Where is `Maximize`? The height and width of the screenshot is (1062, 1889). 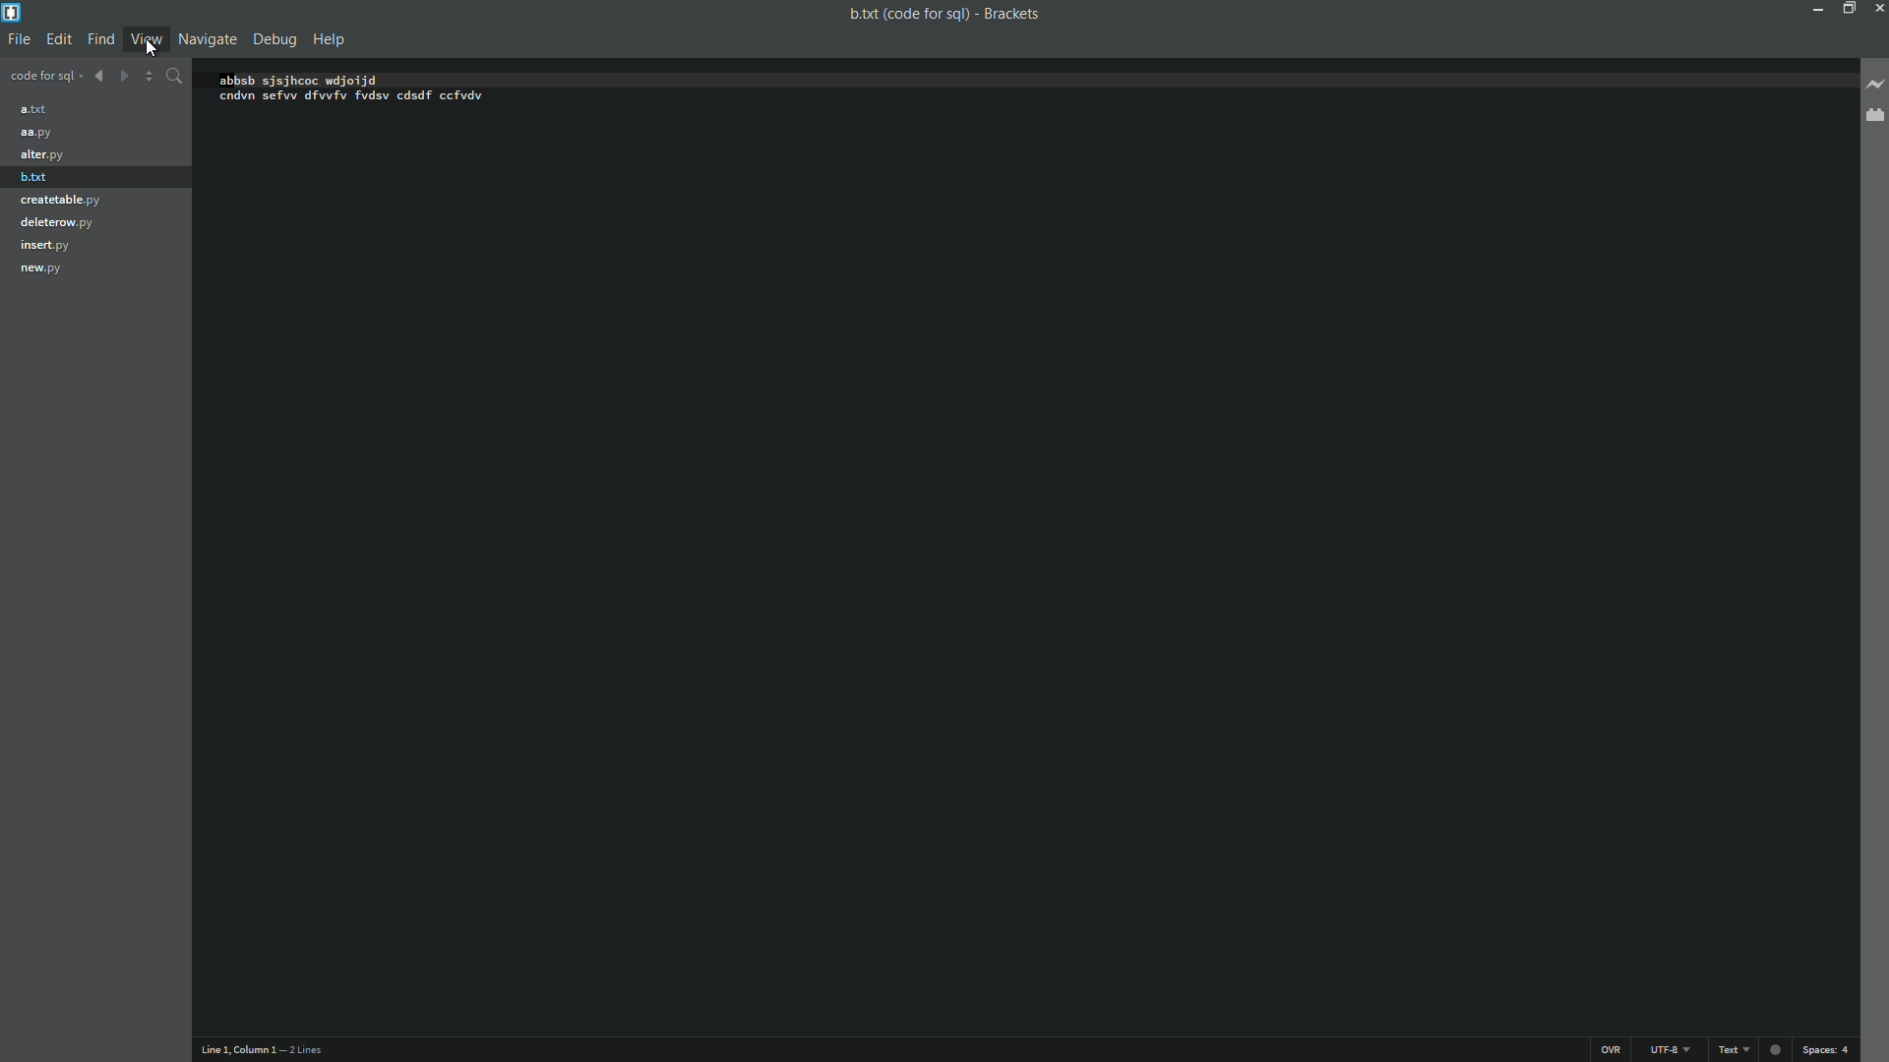
Maximize is located at coordinates (1847, 8).